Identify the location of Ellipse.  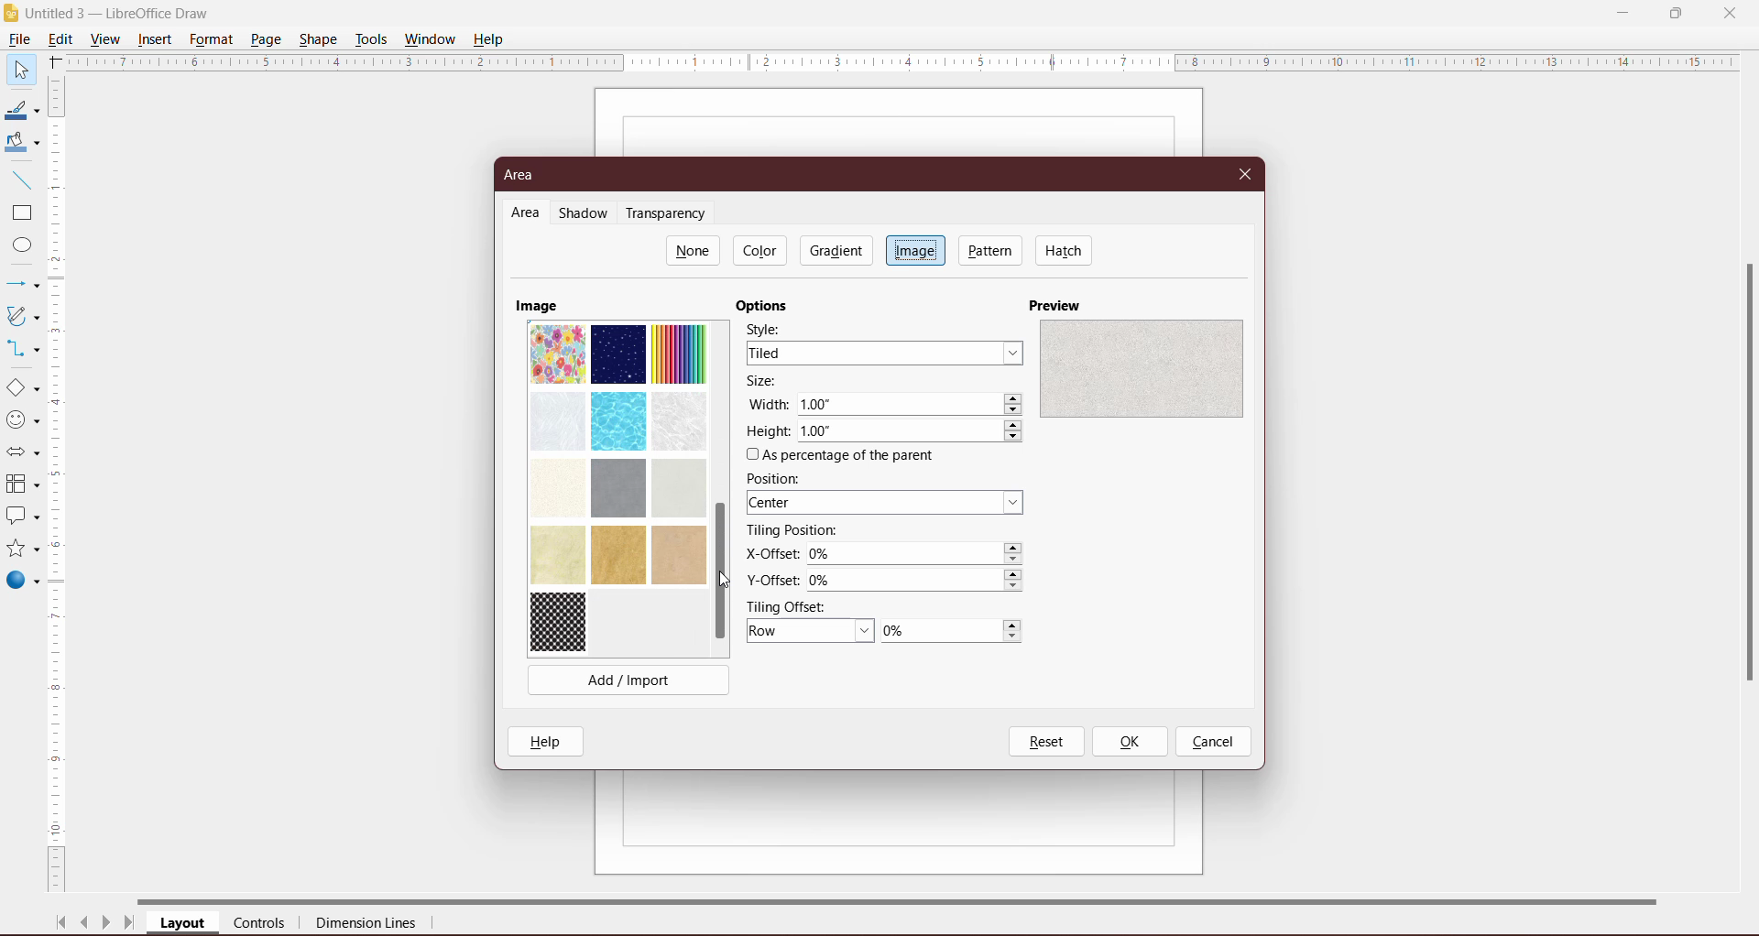
(17, 247).